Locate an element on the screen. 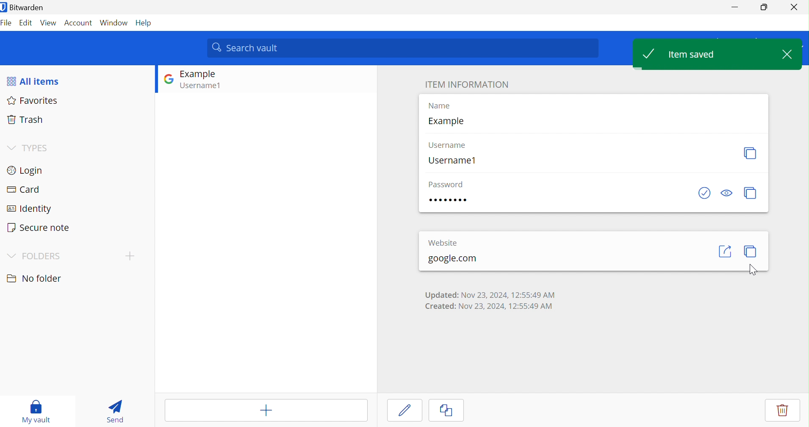 The height and width of the screenshot is (427, 809). Send is located at coordinates (113, 410).